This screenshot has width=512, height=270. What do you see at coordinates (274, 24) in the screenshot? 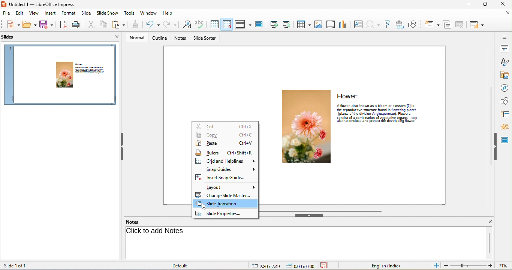
I see `start from first slide` at bounding box center [274, 24].